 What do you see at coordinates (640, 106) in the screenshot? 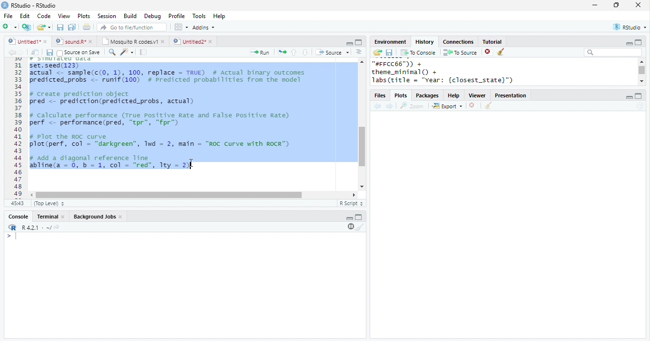
I see `refresh` at bounding box center [640, 106].